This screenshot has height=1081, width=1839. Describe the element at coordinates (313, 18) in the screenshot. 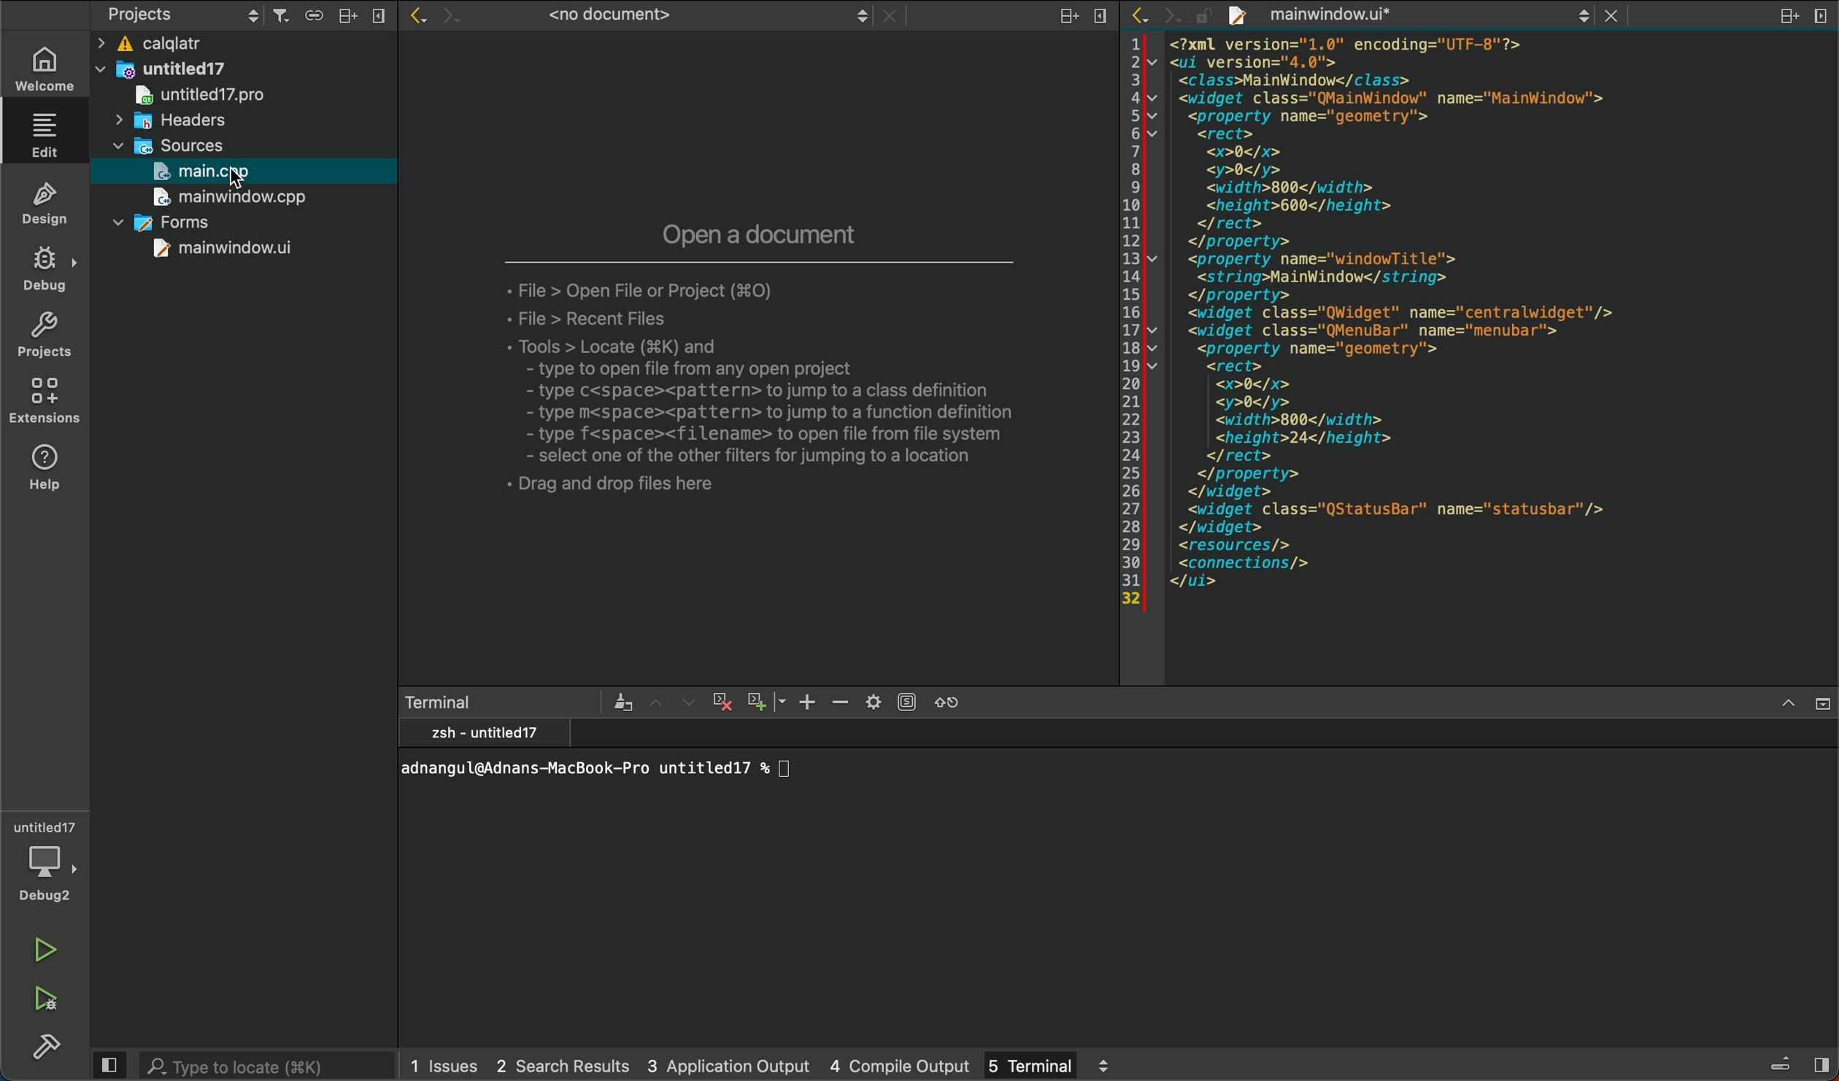

I see `syncronize with editor` at that location.